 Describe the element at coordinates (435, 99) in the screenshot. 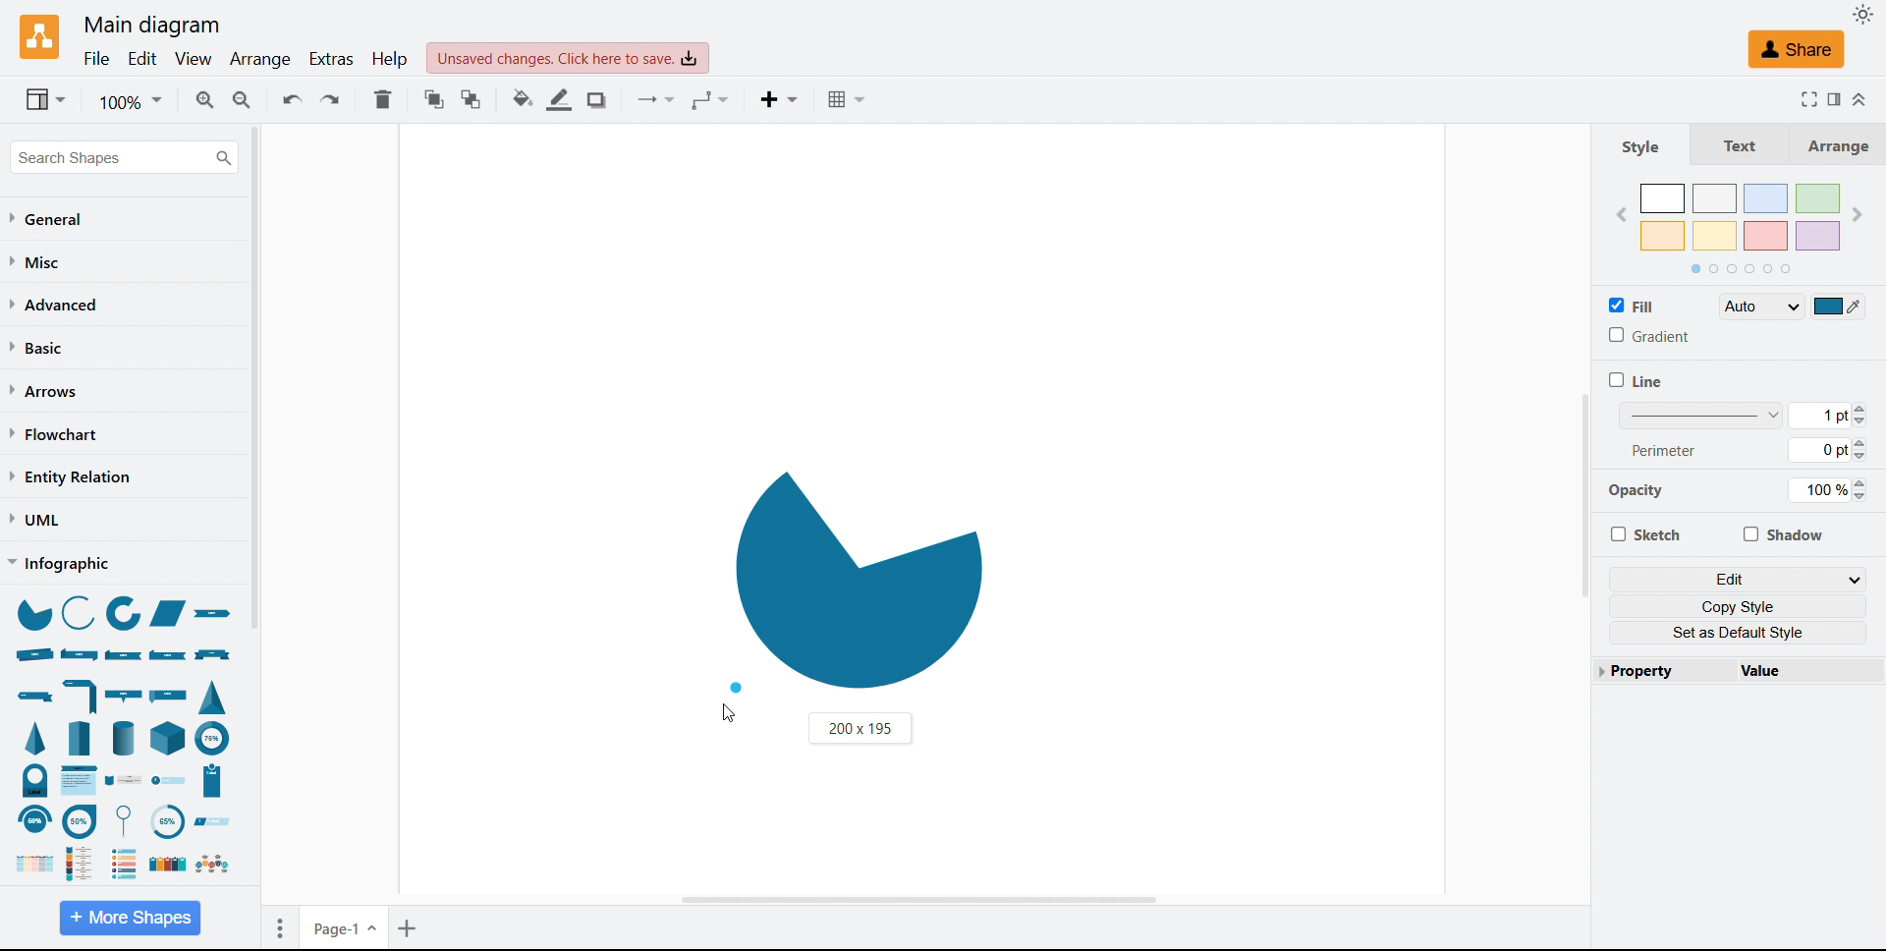

I see `To front ` at that location.